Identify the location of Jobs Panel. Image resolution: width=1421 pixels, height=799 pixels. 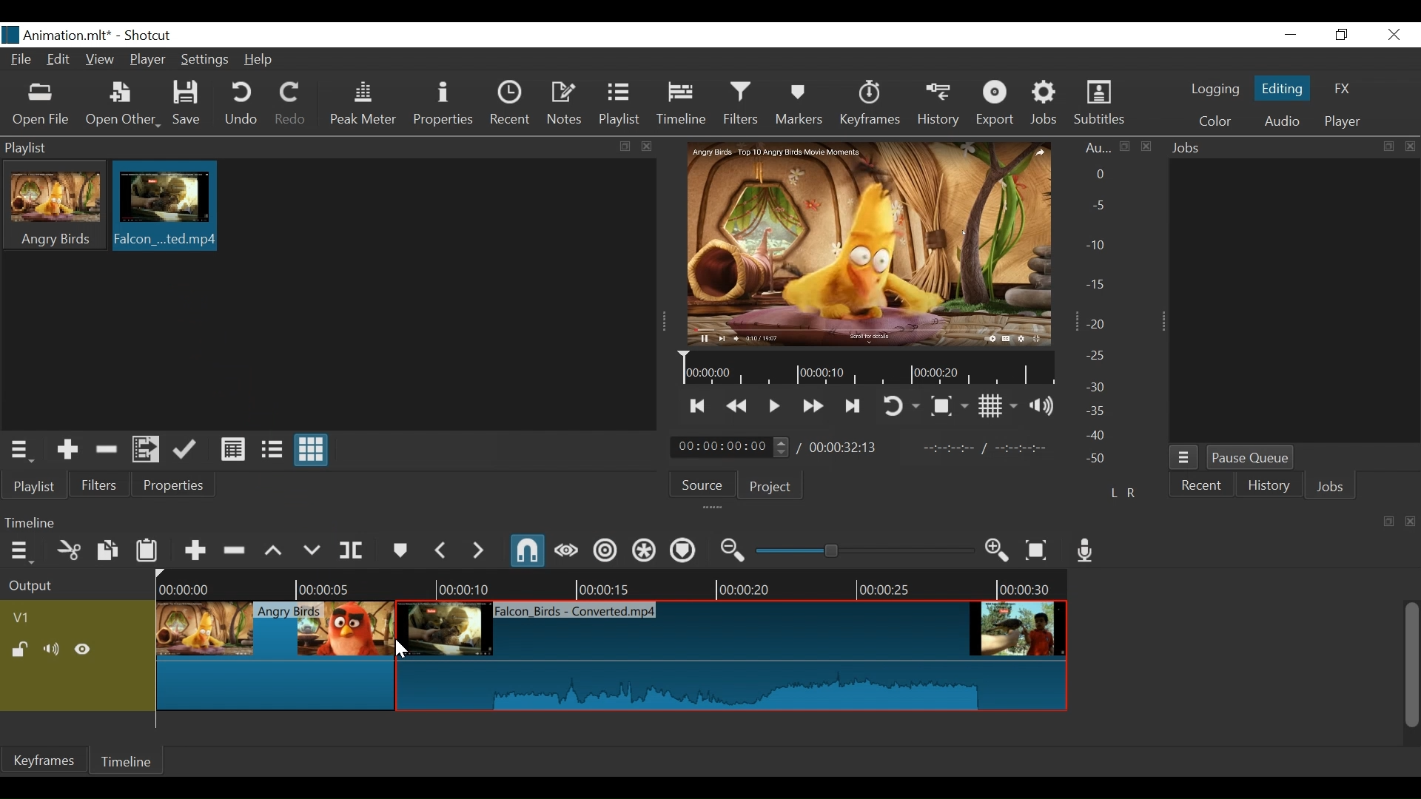
(1296, 303).